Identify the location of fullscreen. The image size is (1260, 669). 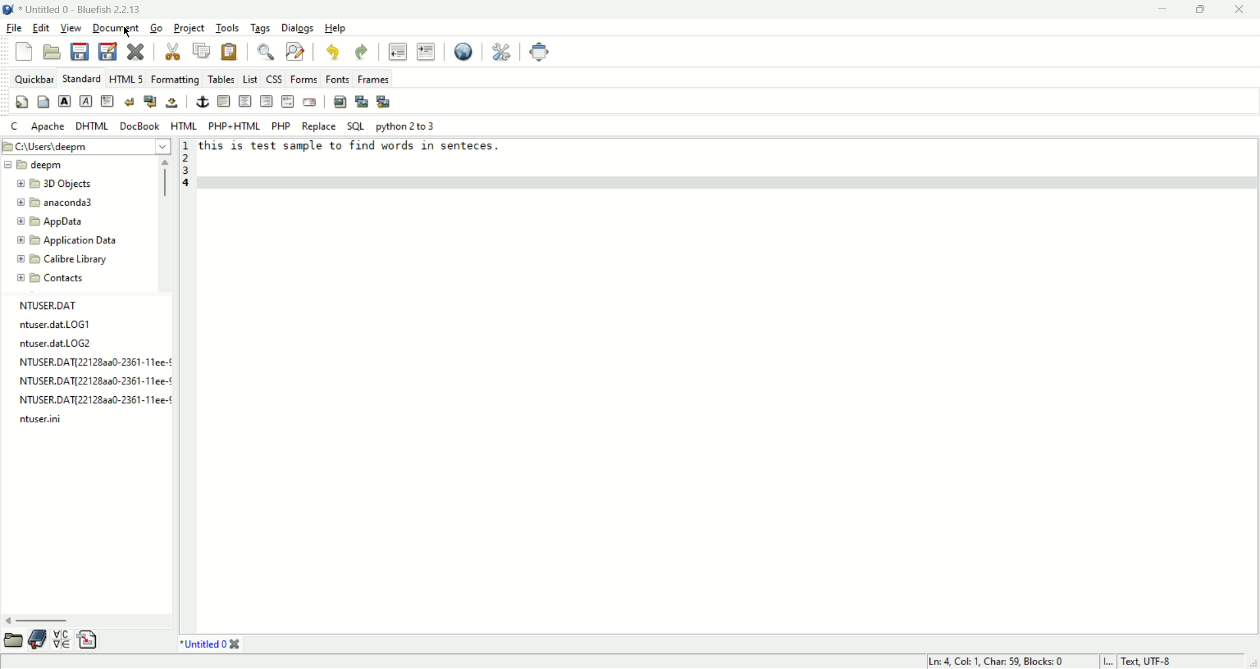
(540, 52).